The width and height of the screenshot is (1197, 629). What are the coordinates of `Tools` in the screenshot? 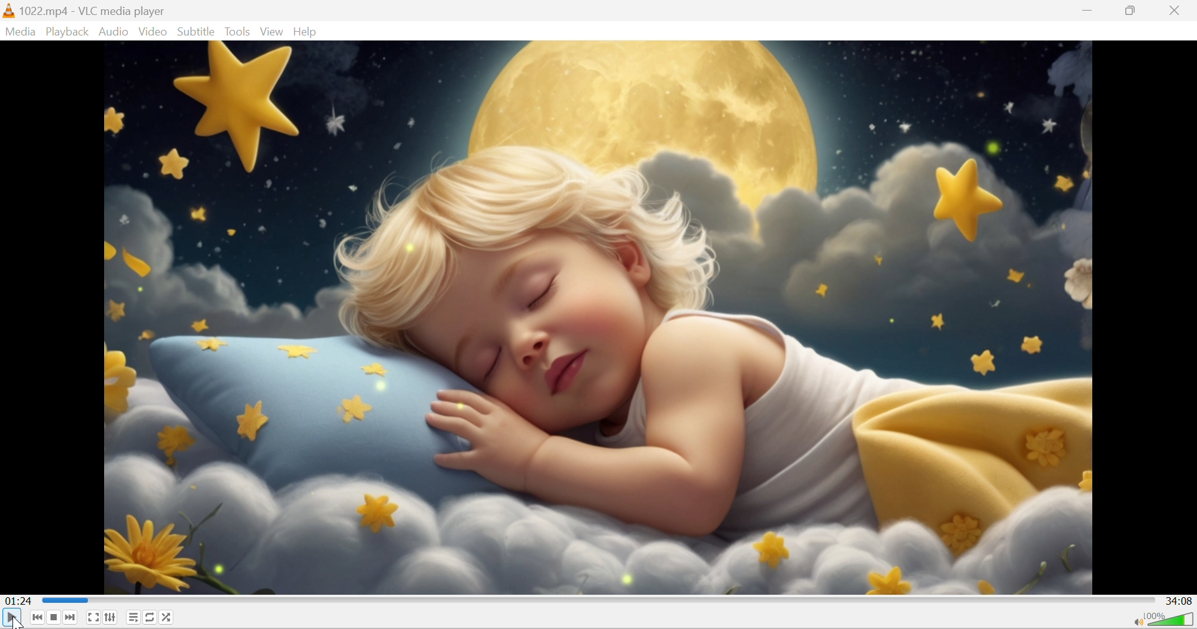 It's located at (237, 32).